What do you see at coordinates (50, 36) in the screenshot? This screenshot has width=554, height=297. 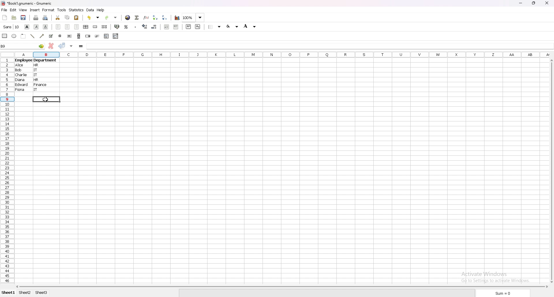 I see `tickbox` at bounding box center [50, 36].